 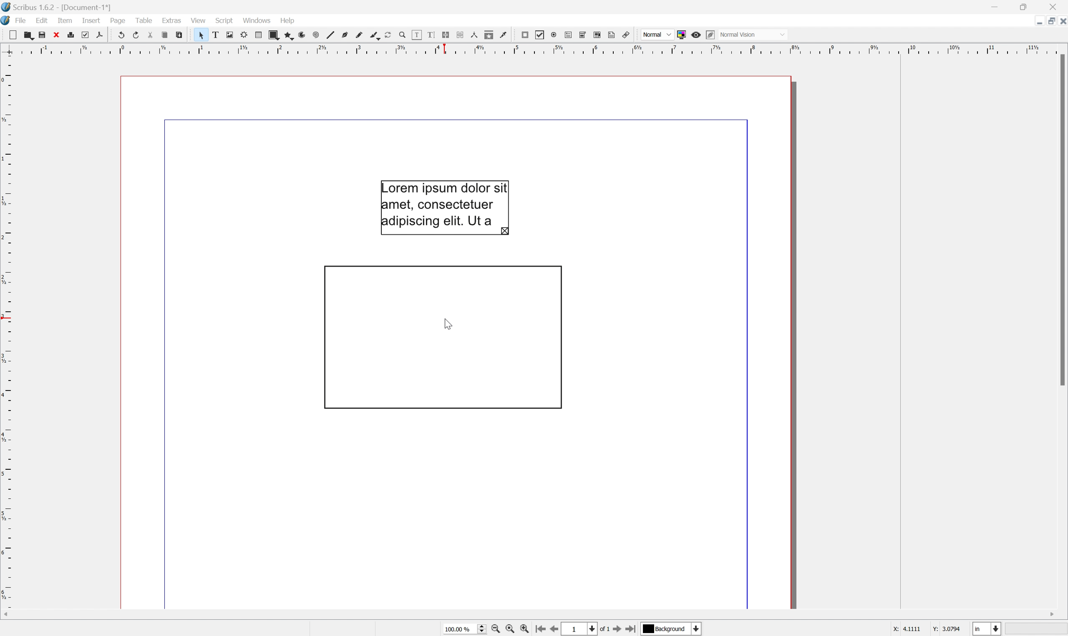 What do you see at coordinates (445, 33) in the screenshot?
I see `Link text frames` at bounding box center [445, 33].